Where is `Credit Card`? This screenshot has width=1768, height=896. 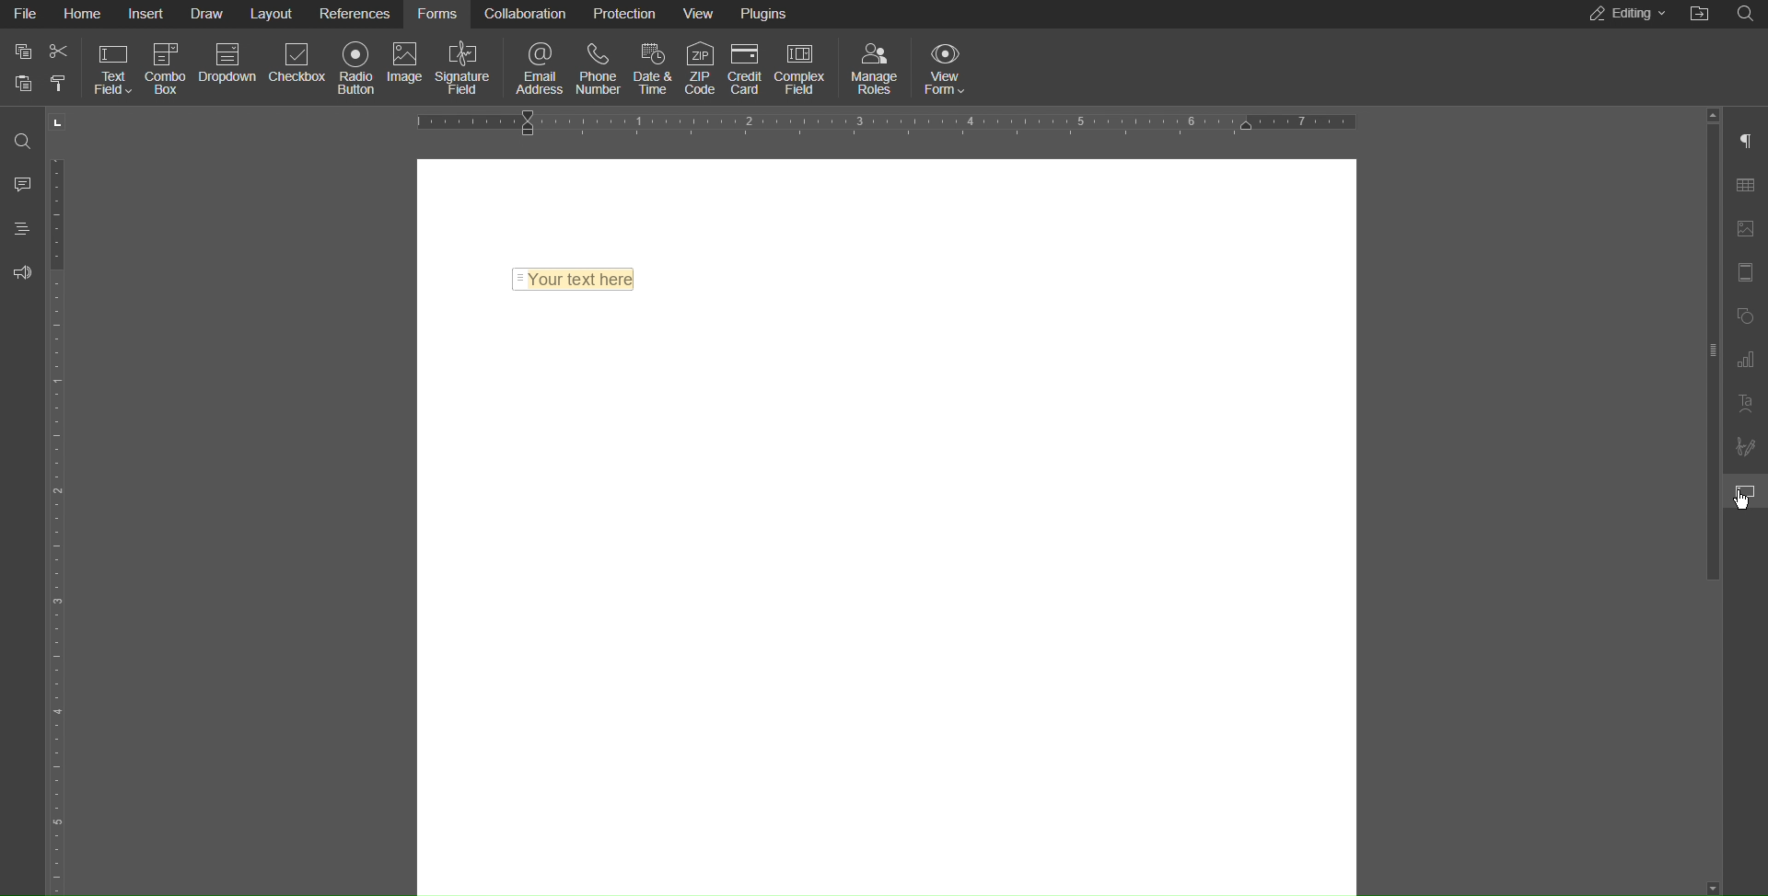
Credit Card is located at coordinates (747, 67).